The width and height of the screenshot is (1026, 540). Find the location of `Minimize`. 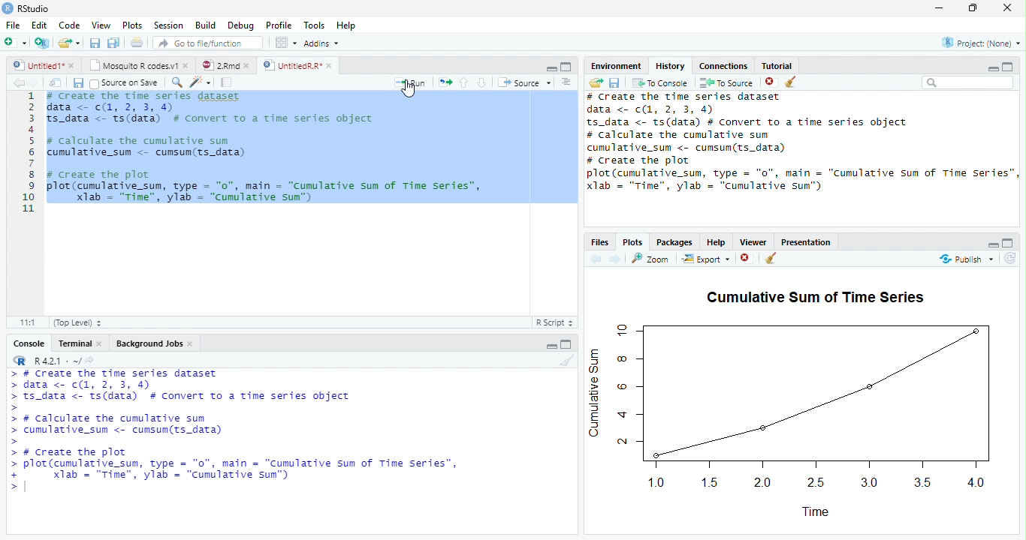

Minimize is located at coordinates (993, 246).